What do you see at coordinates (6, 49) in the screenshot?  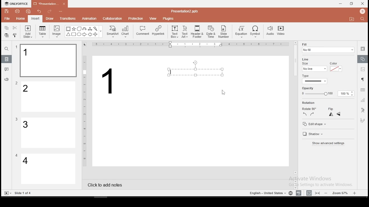 I see `find` at bounding box center [6, 49].